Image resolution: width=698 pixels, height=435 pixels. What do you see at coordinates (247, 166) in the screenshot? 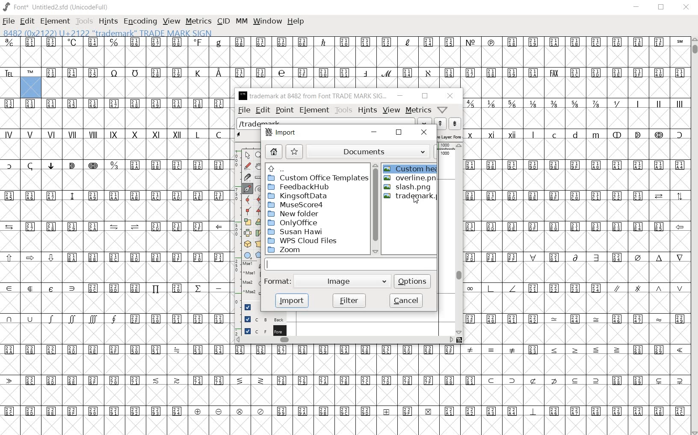
I see `draw a freehand curve` at bounding box center [247, 166].